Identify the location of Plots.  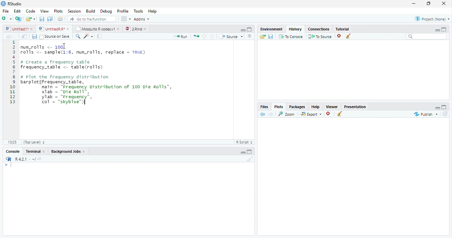
(279, 106).